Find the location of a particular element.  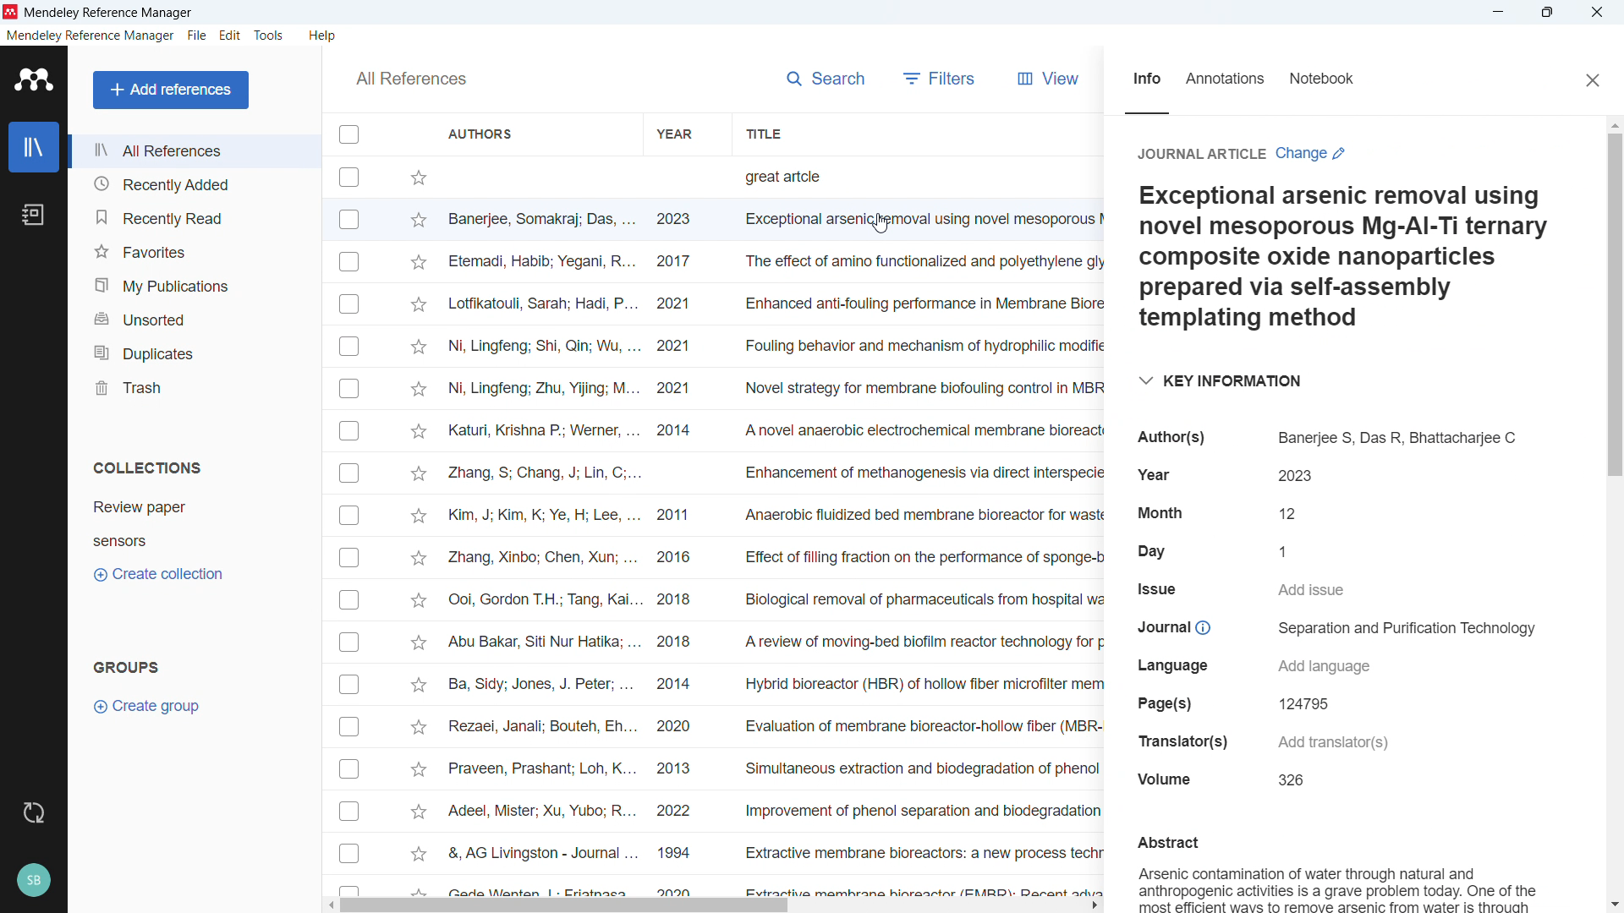

notebook is located at coordinates (33, 214).